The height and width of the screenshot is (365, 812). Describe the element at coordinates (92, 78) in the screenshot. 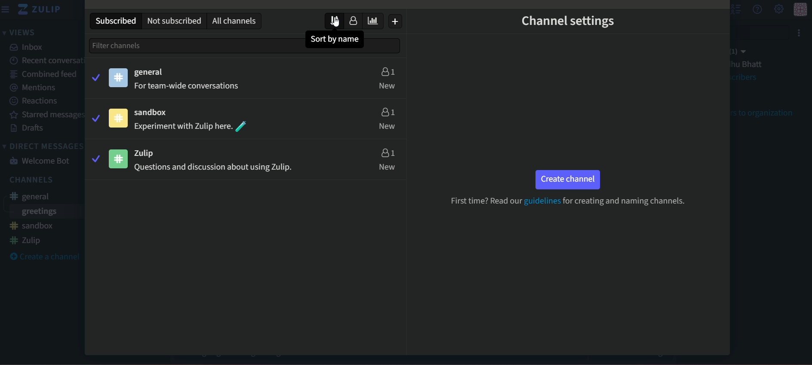

I see `tick` at that location.